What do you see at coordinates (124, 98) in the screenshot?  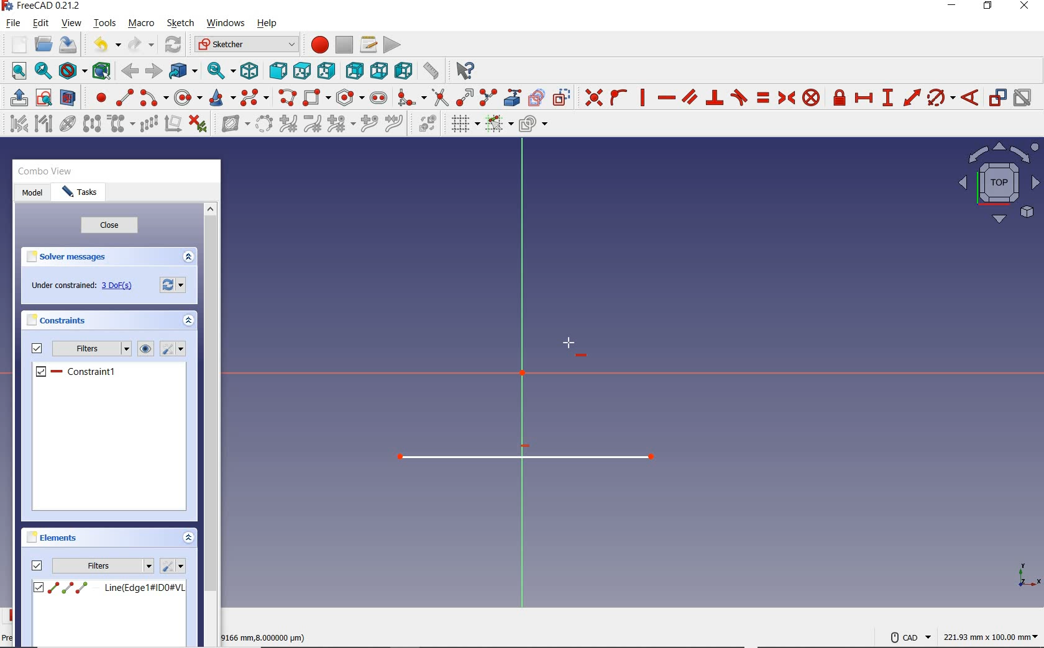 I see `CREATE LINE` at bounding box center [124, 98].